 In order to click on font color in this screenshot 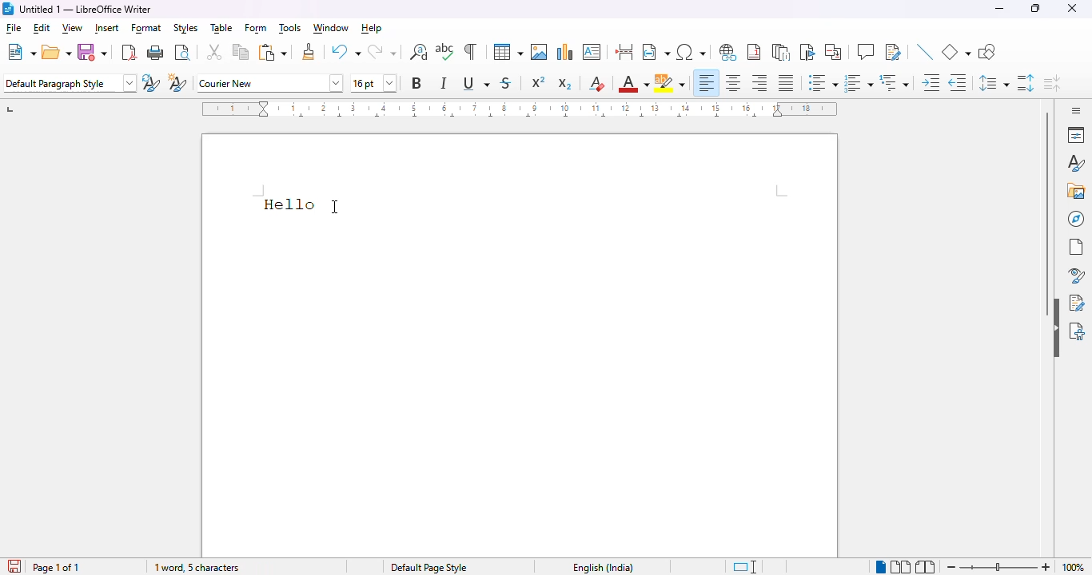, I will do `click(634, 83)`.